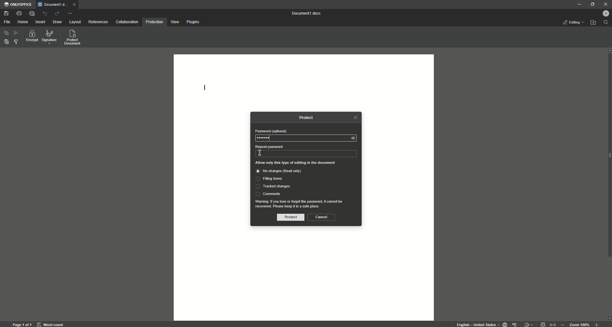 This screenshot has height=327, width=612. What do you see at coordinates (53, 5) in the screenshot?
I see `Tab 1` at bounding box center [53, 5].